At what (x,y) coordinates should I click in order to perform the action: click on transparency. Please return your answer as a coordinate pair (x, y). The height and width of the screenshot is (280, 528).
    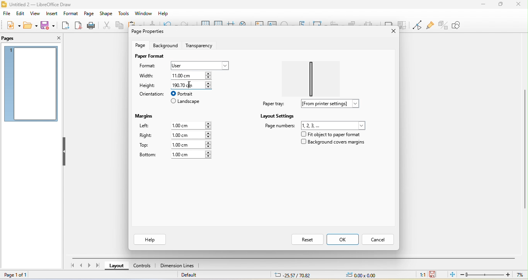
    Looking at the image, I should click on (201, 44).